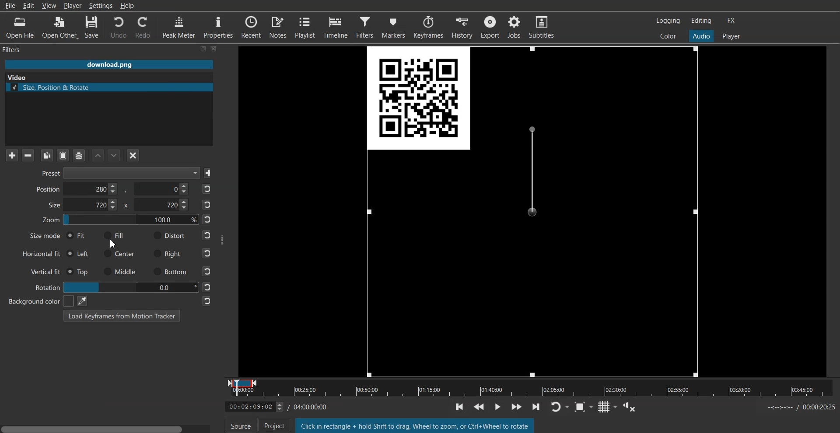 Image resolution: width=840 pixels, height=433 pixels. What do you see at coordinates (458, 407) in the screenshot?
I see `Toggle player lopping` at bounding box center [458, 407].